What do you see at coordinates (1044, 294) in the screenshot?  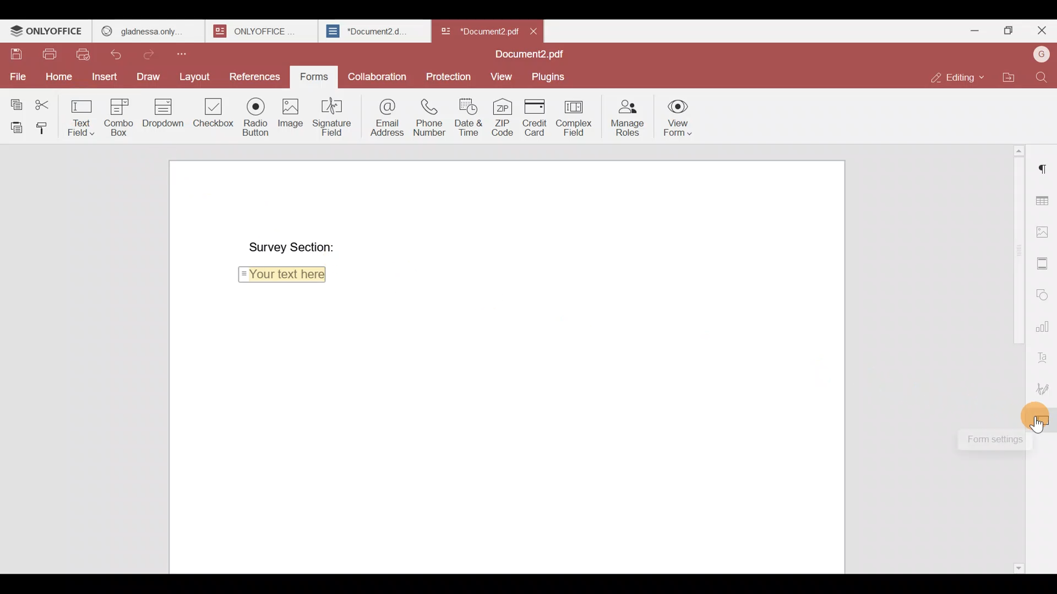 I see `Shapes settings` at bounding box center [1044, 294].